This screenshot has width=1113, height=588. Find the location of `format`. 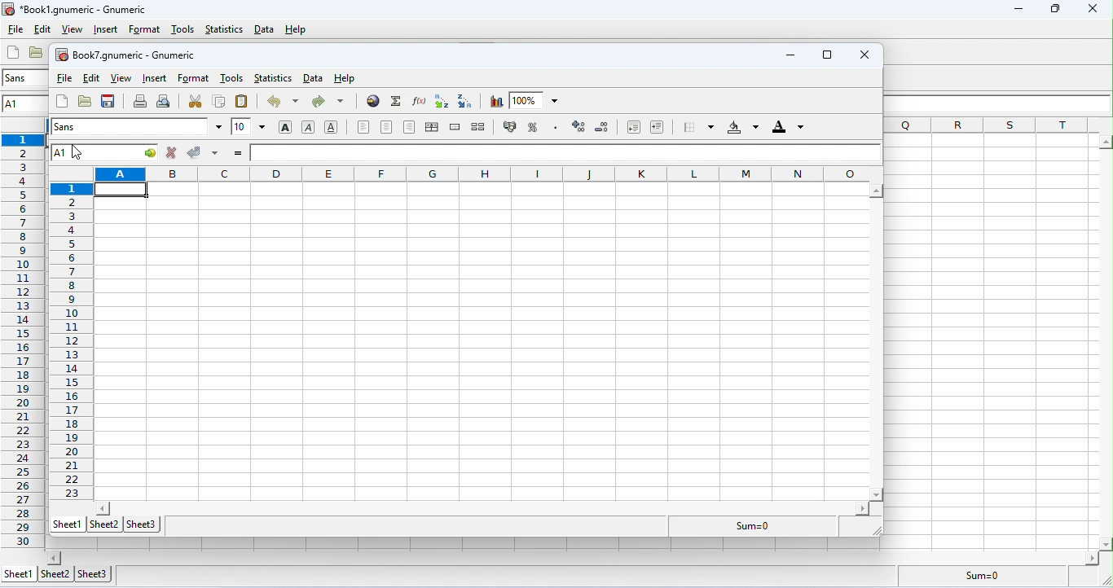

format is located at coordinates (144, 30).